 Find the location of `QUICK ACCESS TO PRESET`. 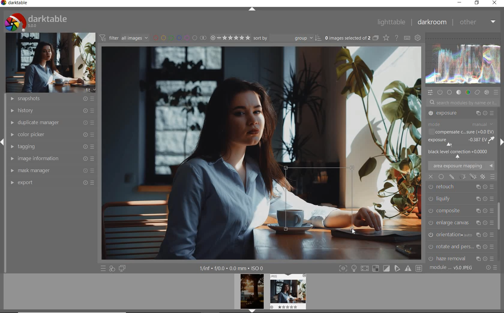

QUICK ACCESS TO PRESET is located at coordinates (103, 268).